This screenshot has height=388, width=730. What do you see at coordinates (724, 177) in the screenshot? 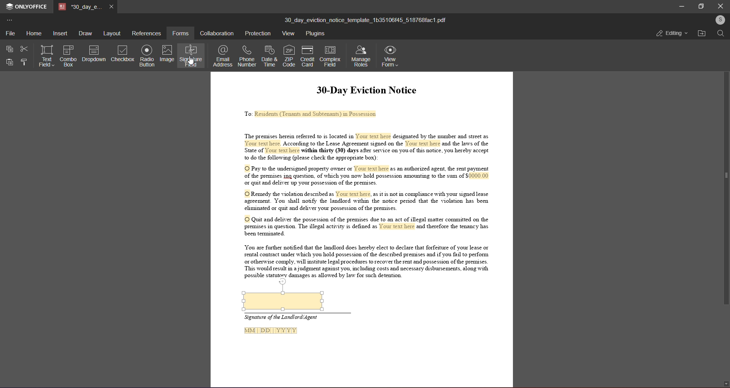
I see `scroll bar` at bounding box center [724, 177].